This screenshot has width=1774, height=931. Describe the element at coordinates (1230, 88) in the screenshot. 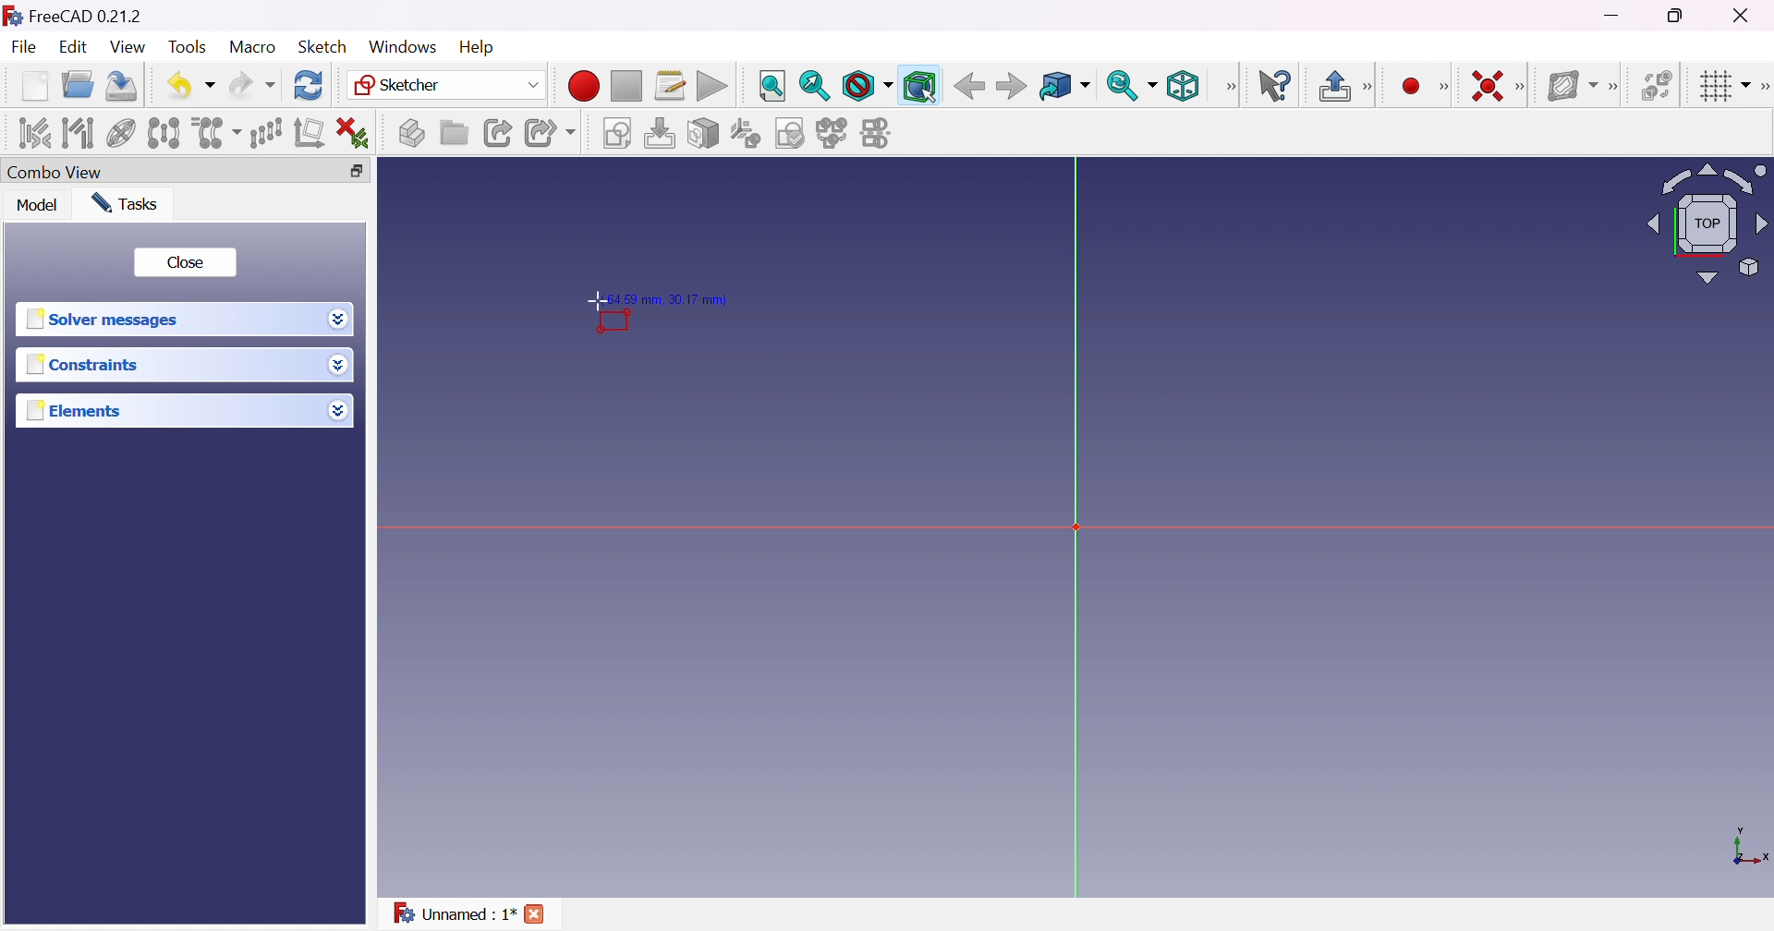

I see `View` at that location.